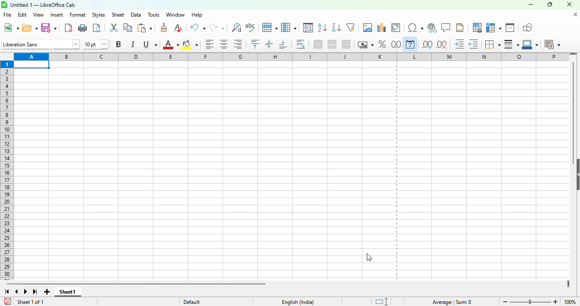  I want to click on paste, so click(145, 28).